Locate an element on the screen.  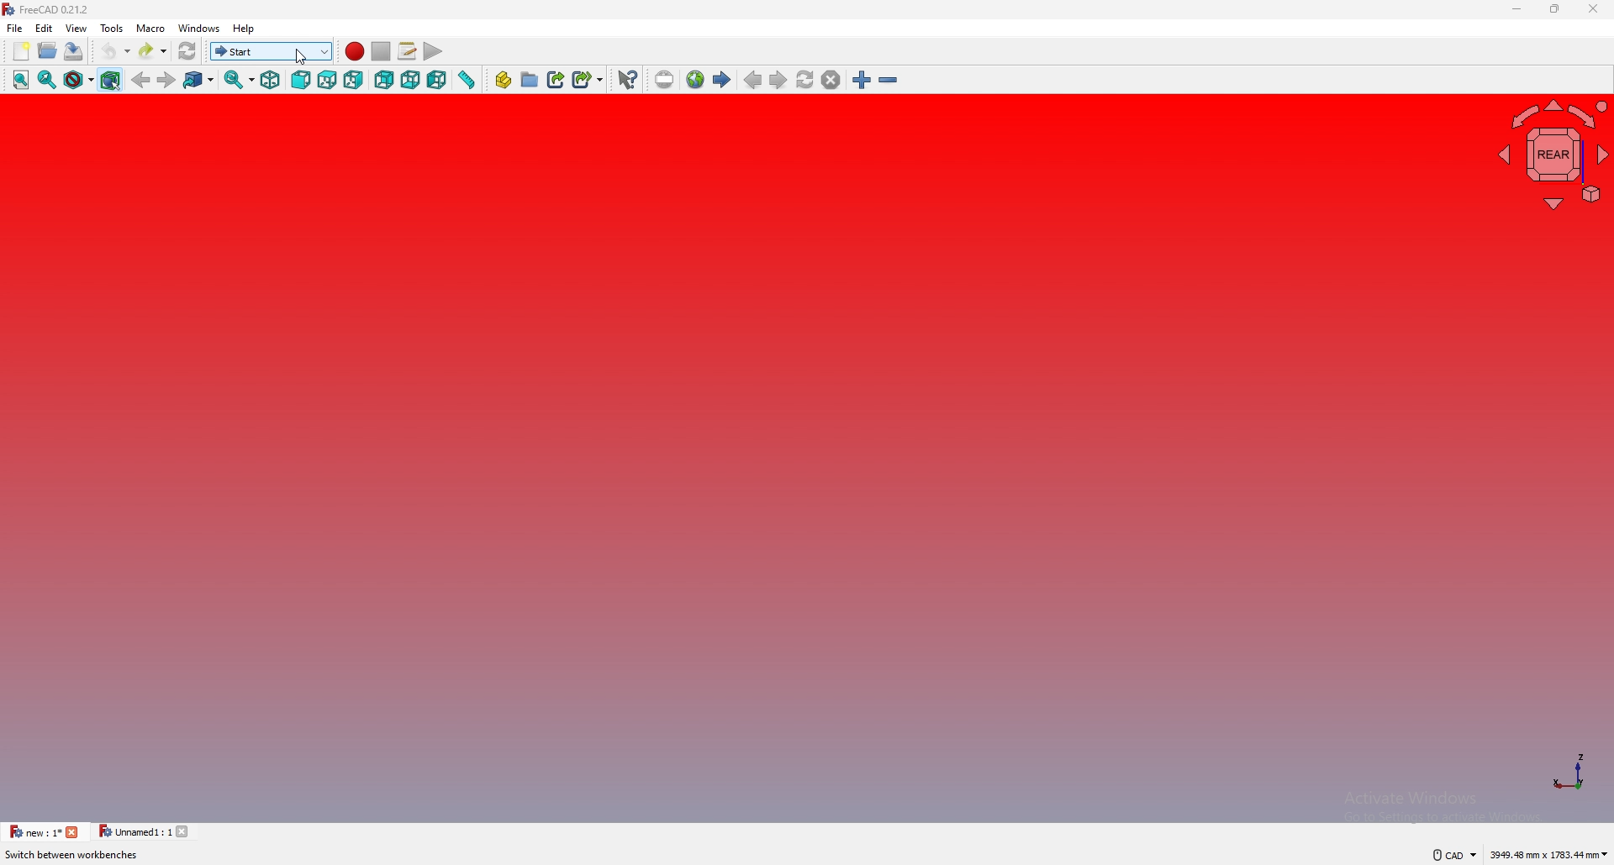
zoom in is located at coordinates (862, 79).